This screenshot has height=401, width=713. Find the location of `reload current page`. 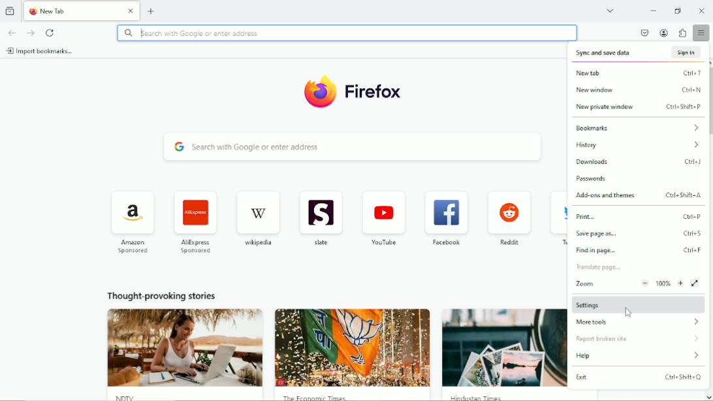

reload current page is located at coordinates (50, 32).